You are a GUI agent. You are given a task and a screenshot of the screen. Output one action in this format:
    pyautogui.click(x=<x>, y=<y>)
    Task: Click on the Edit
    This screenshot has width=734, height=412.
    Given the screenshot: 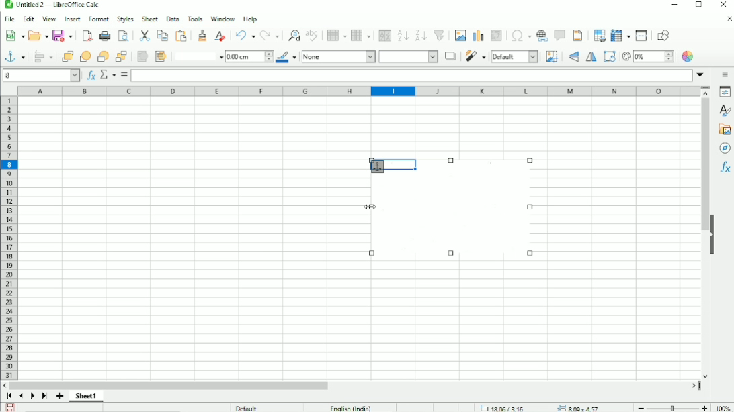 What is the action you would take?
    pyautogui.click(x=28, y=19)
    